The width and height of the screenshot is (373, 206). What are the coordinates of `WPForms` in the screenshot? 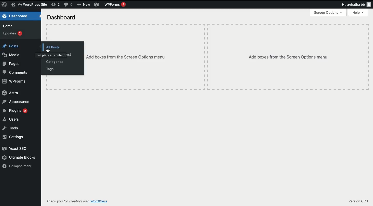 It's located at (115, 5).